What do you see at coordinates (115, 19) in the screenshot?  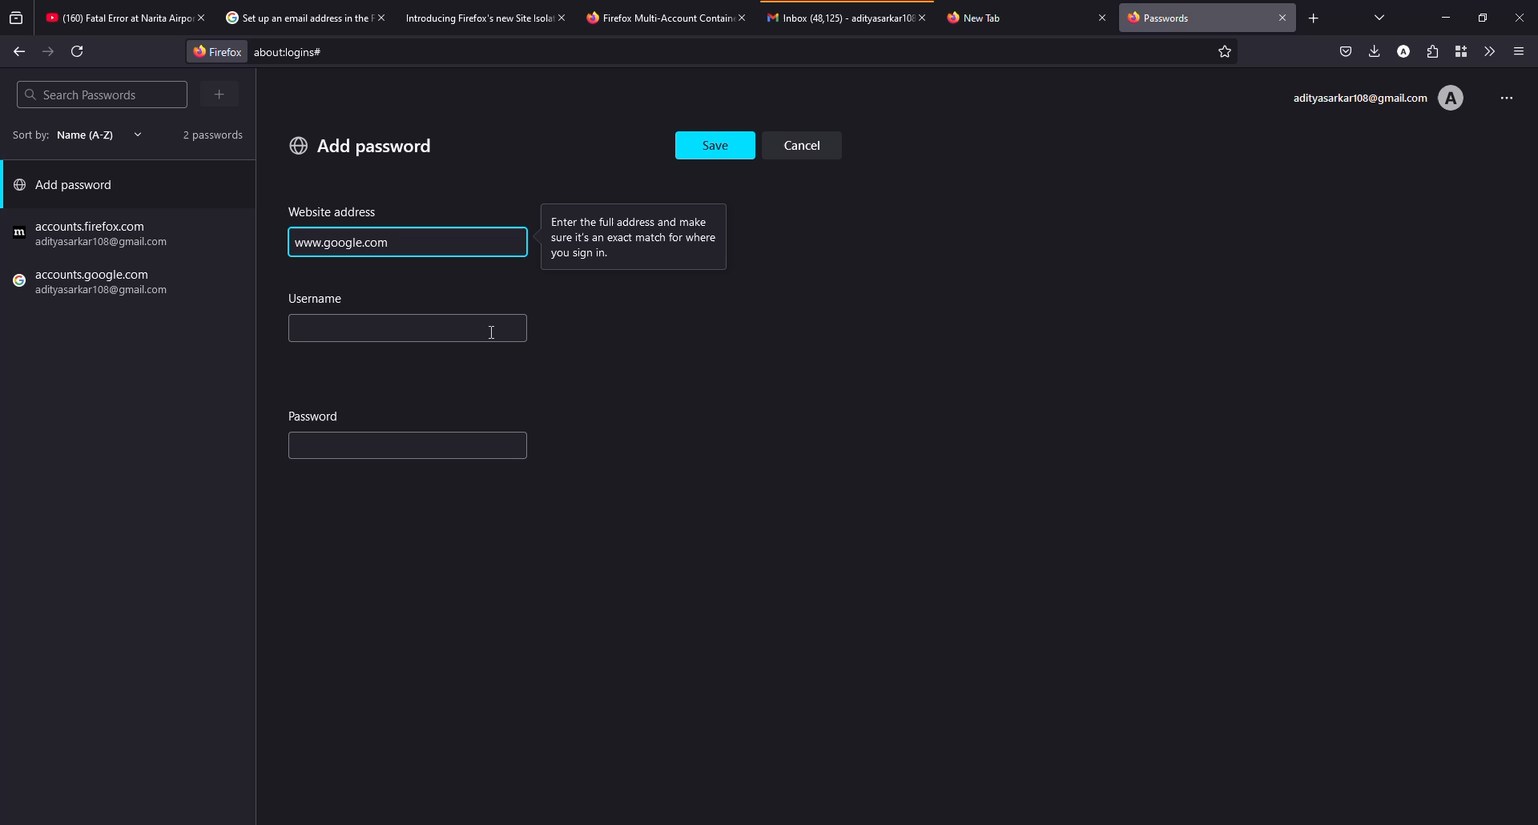 I see `tab` at bounding box center [115, 19].